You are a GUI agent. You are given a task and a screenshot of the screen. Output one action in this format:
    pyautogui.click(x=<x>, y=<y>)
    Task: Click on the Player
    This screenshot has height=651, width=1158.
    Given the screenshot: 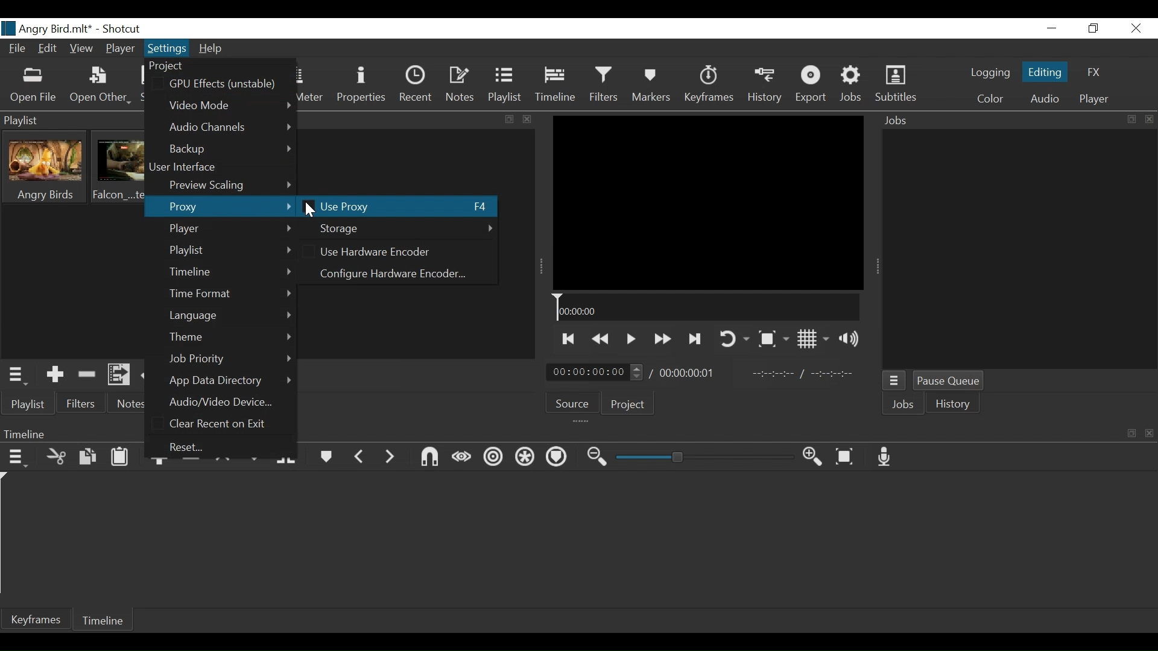 What is the action you would take?
    pyautogui.click(x=231, y=229)
    